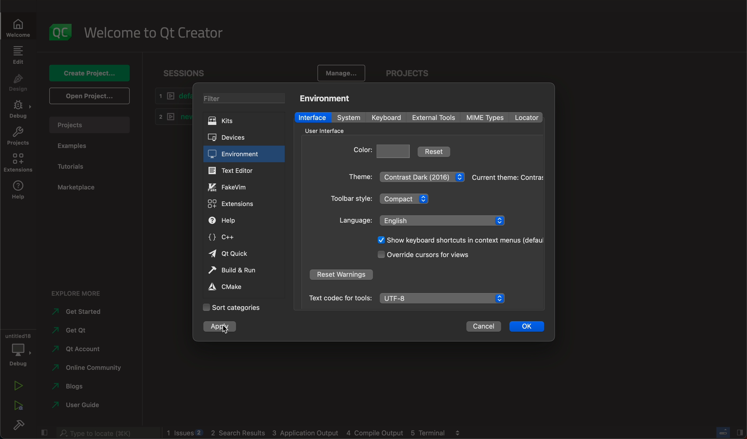  Describe the element at coordinates (17, 387) in the screenshot. I see `run` at that location.